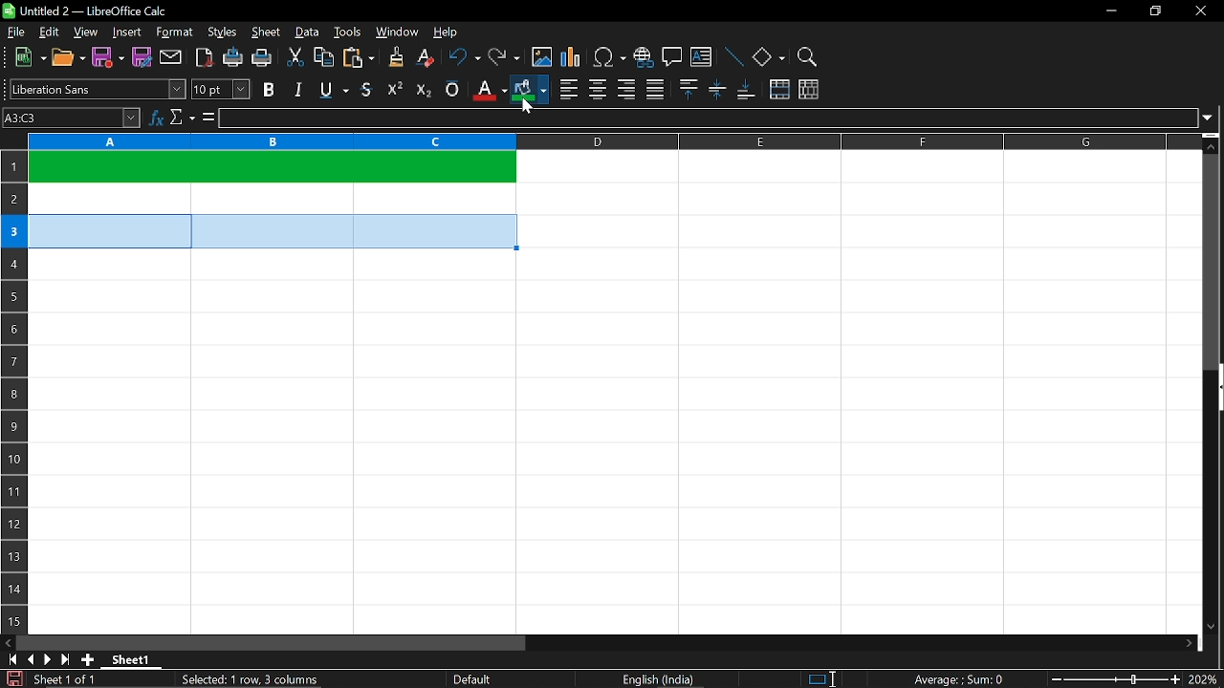 This screenshot has height=688, width=1224. Describe the element at coordinates (822, 679) in the screenshot. I see `standard selection` at that location.